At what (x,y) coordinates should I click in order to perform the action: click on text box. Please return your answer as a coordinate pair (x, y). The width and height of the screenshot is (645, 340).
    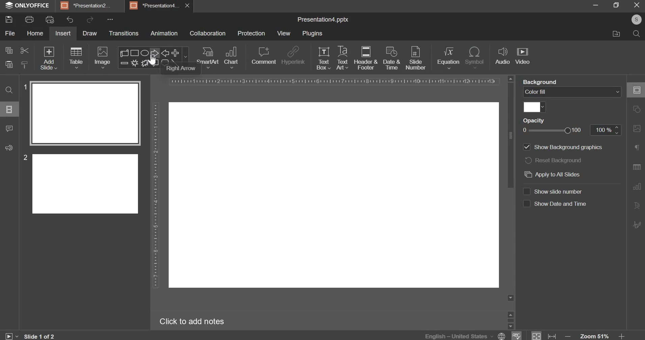
    Looking at the image, I should click on (324, 59).